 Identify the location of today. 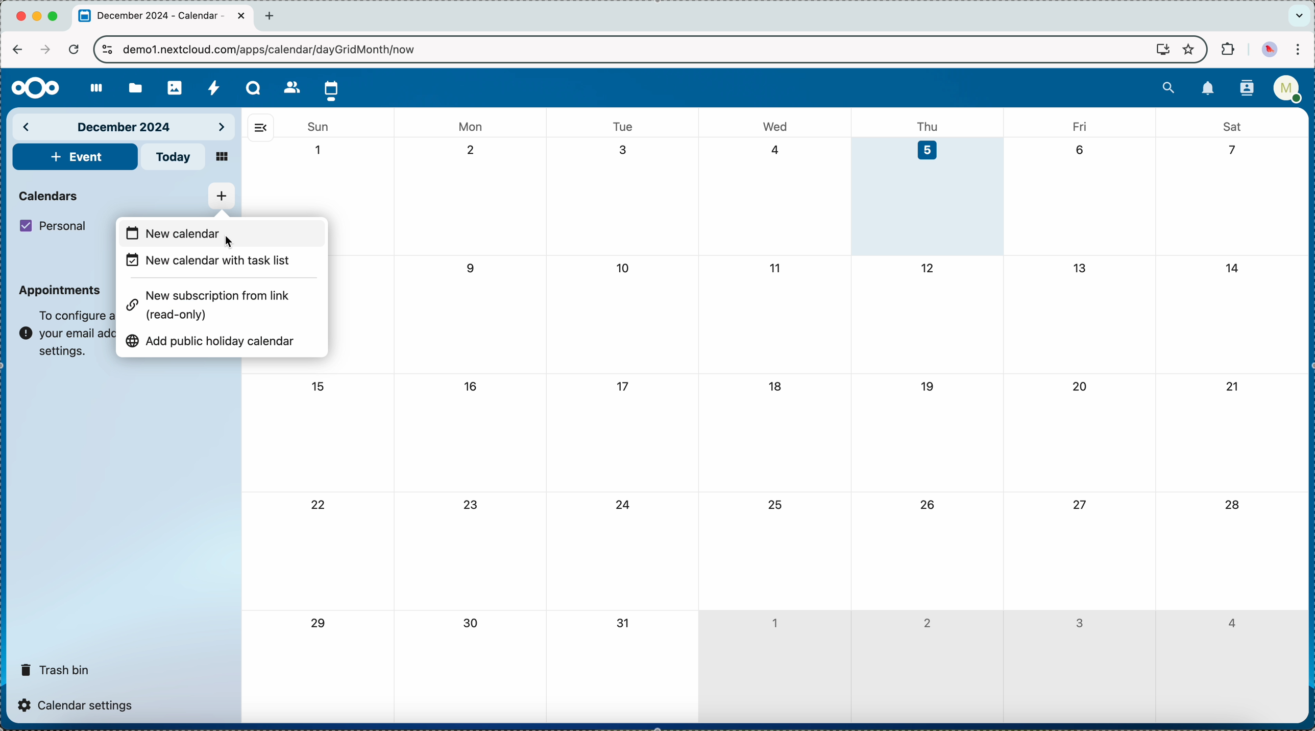
(174, 157).